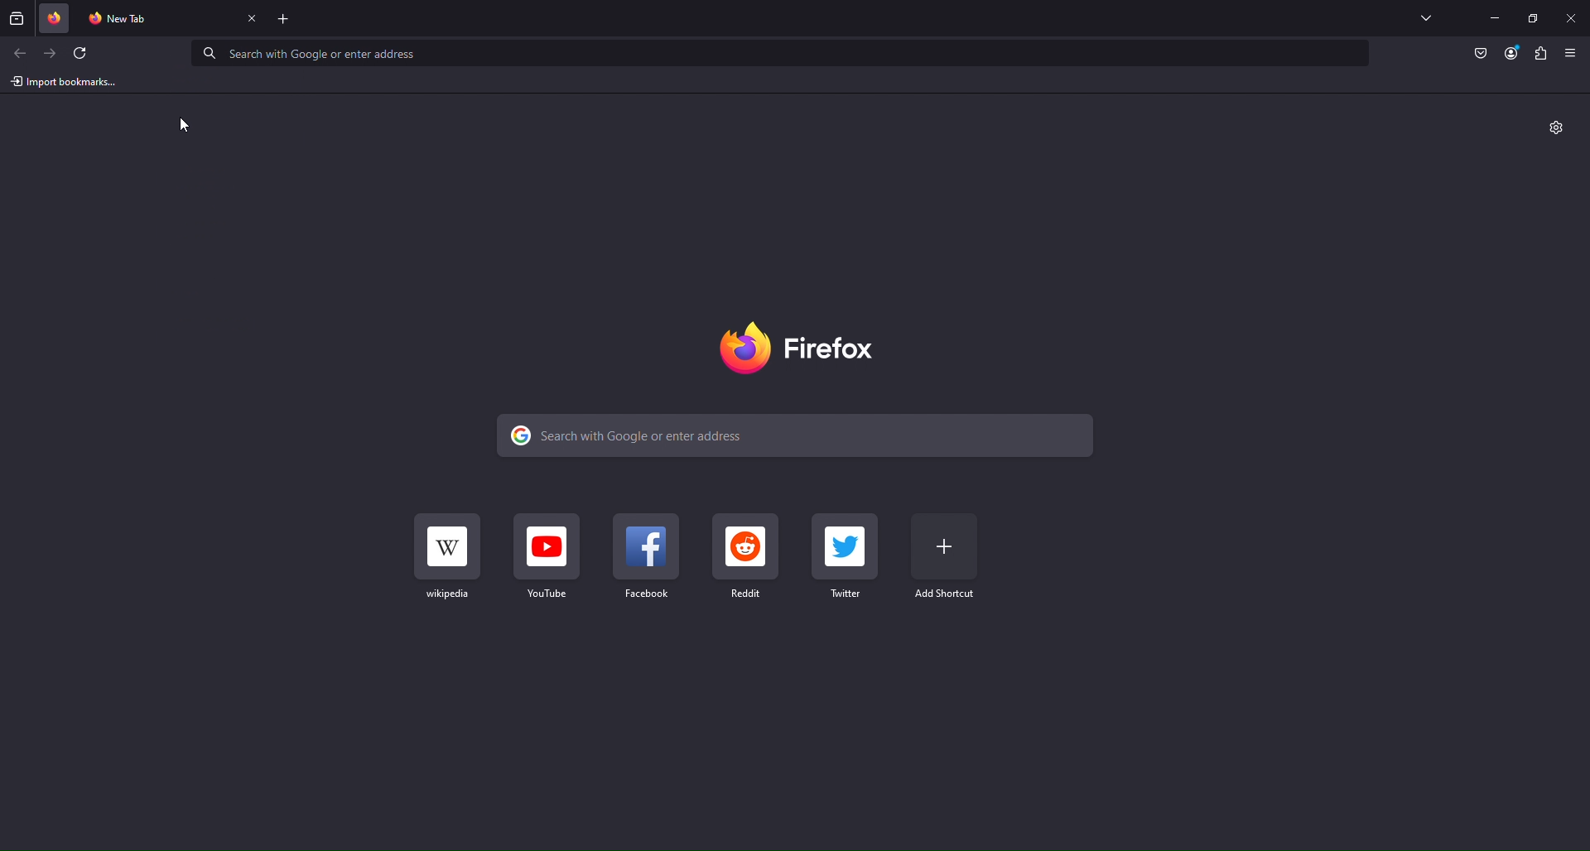 The width and height of the screenshot is (1590, 851). What do you see at coordinates (285, 19) in the screenshot?
I see `Add New Tab` at bounding box center [285, 19].